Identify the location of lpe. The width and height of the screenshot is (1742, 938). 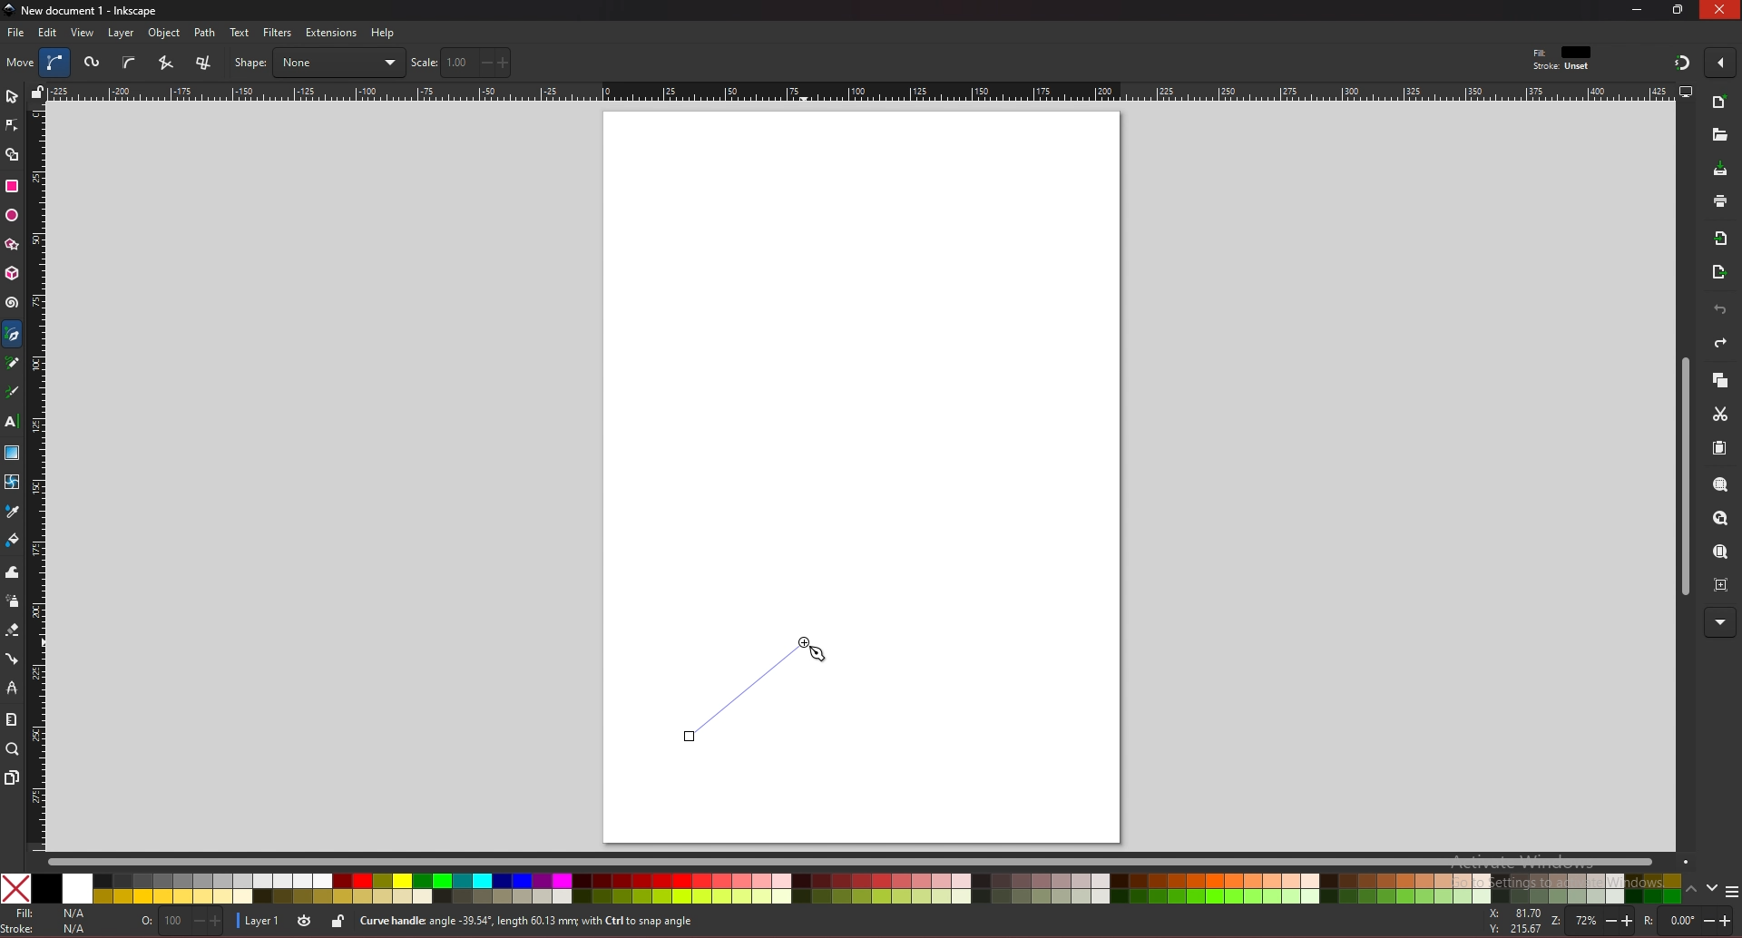
(13, 687).